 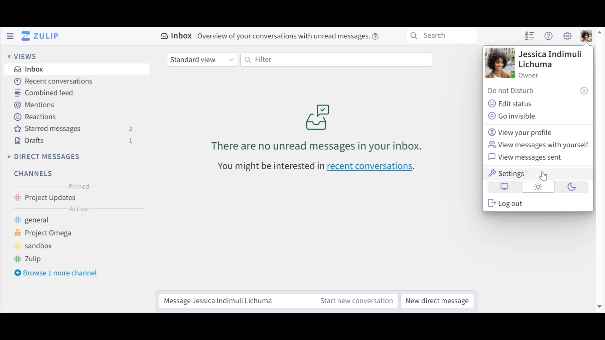 What do you see at coordinates (81, 70) in the screenshot?
I see `Inbox` at bounding box center [81, 70].